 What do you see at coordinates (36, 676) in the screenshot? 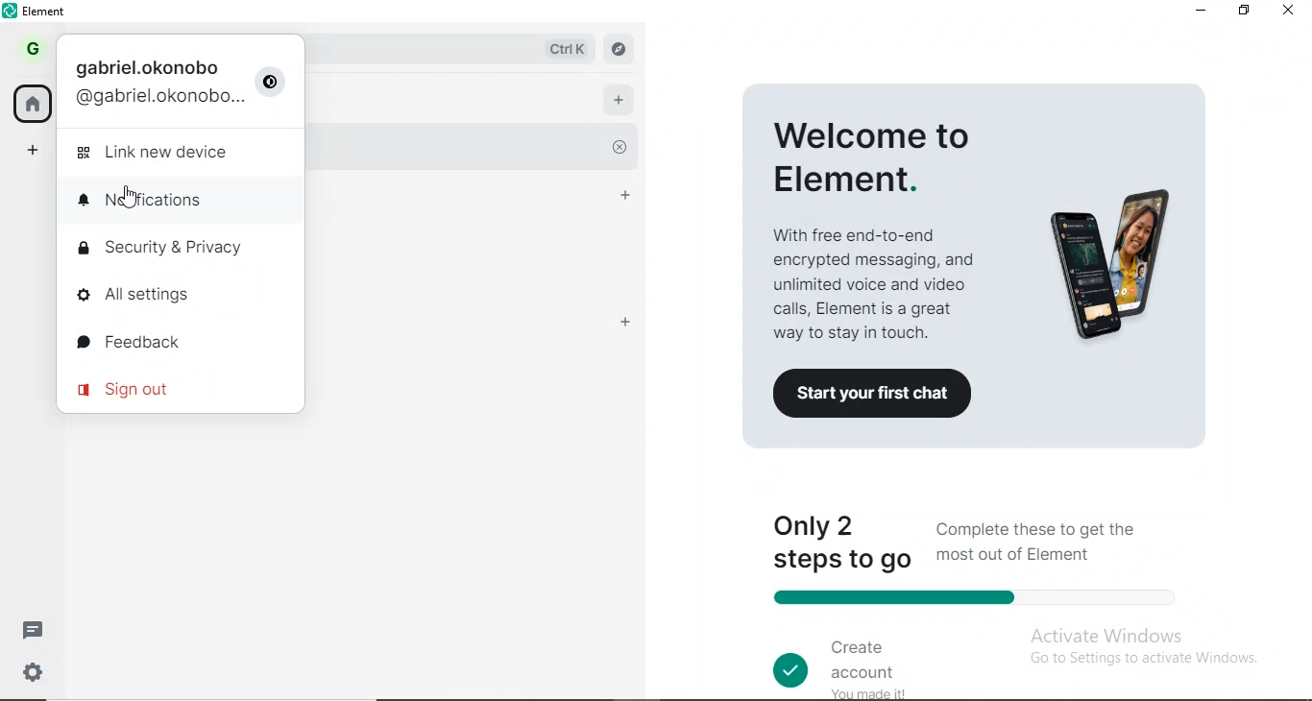
I see `settings` at bounding box center [36, 676].